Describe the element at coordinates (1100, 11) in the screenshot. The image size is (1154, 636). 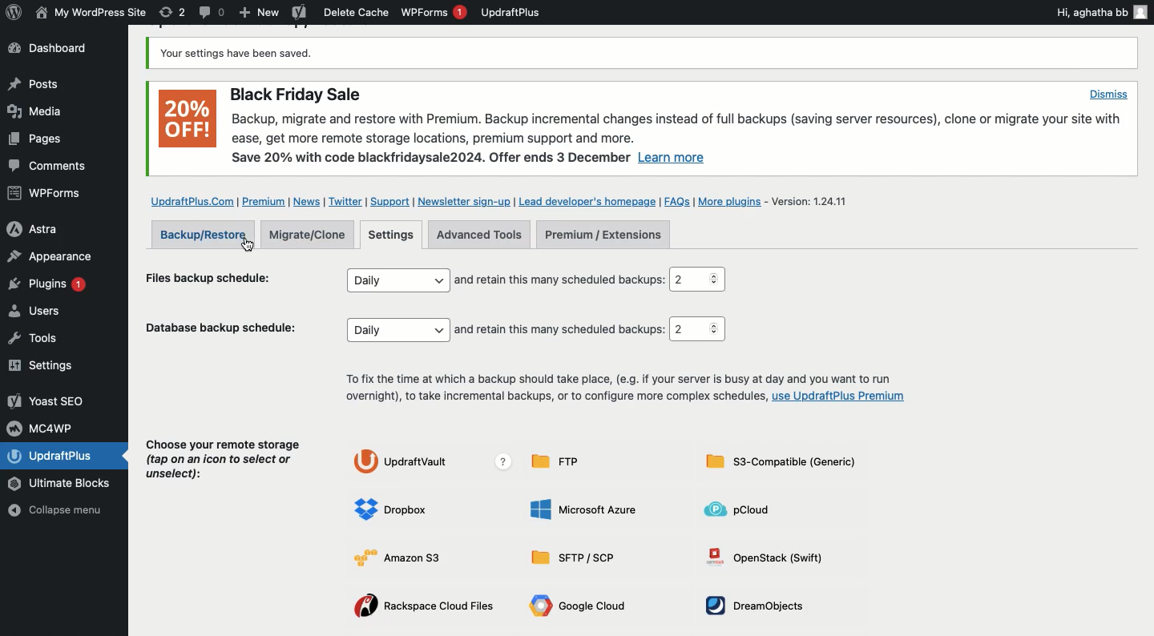
I see `Hi, aghatha bb` at that location.